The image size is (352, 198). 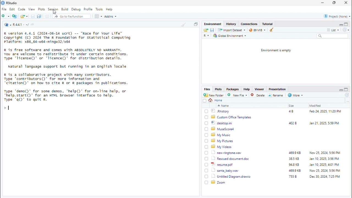 What do you see at coordinates (346, 24) in the screenshot?
I see `maximise` at bounding box center [346, 24].